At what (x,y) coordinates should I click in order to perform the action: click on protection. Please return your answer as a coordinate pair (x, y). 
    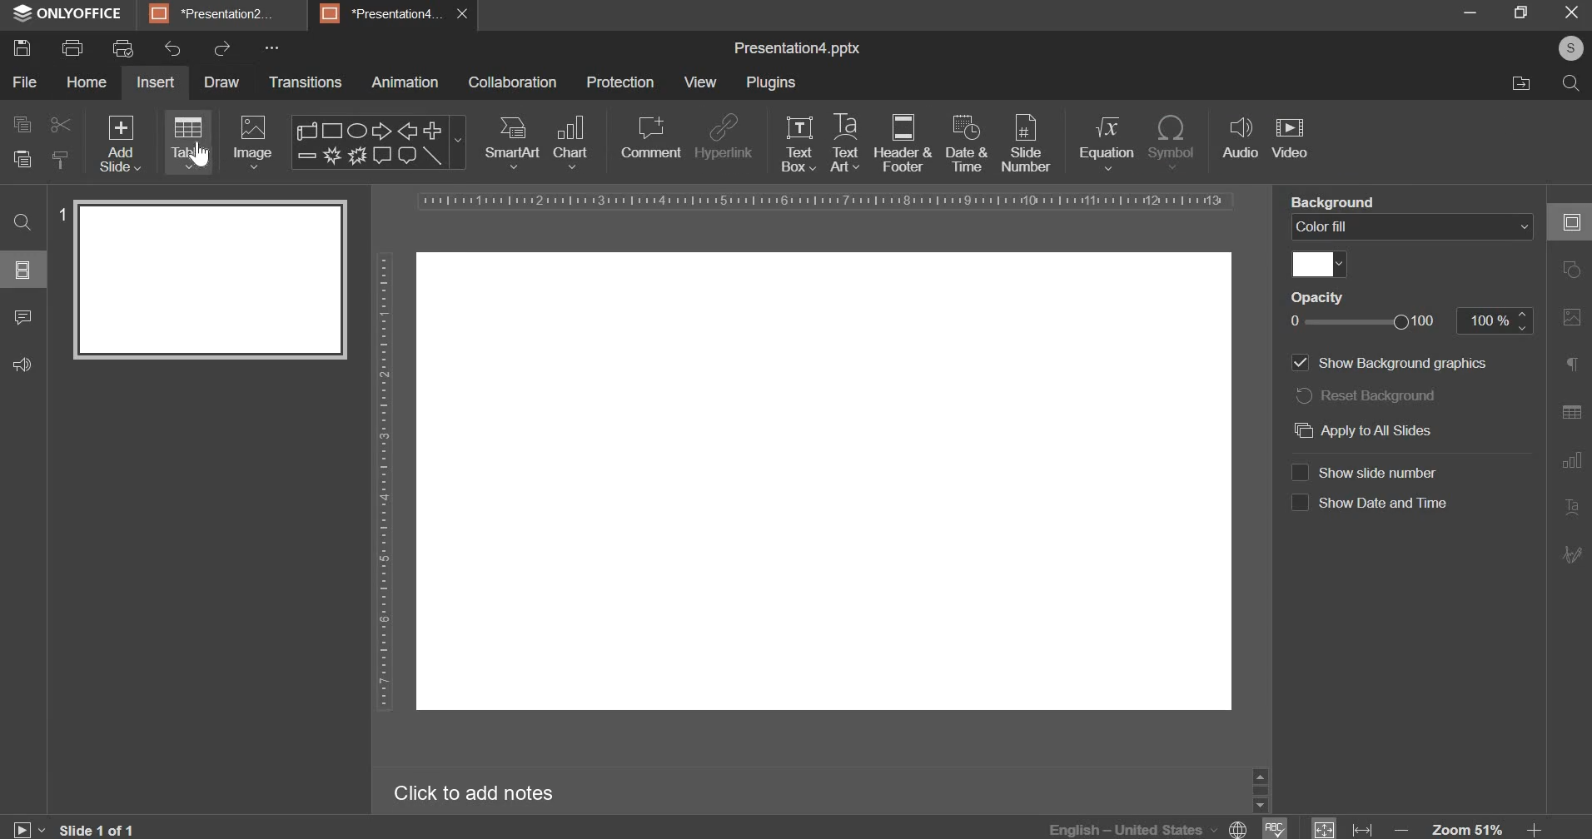
    Looking at the image, I should click on (621, 82).